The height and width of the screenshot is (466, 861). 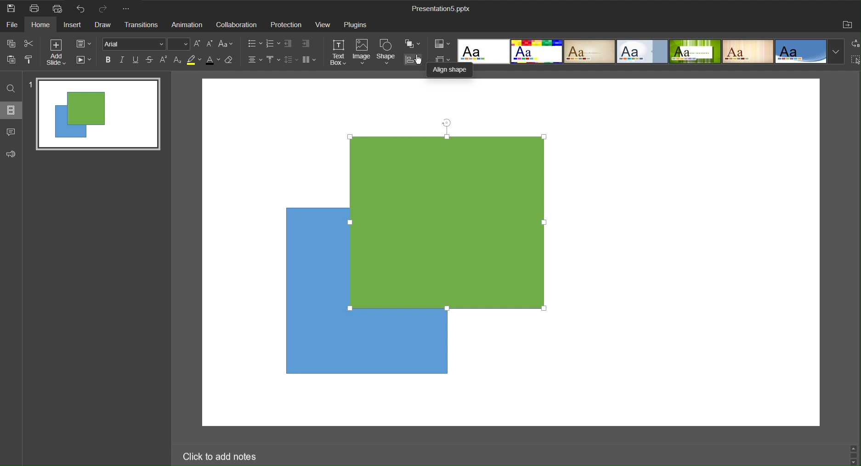 What do you see at coordinates (76, 25) in the screenshot?
I see `Insert` at bounding box center [76, 25].